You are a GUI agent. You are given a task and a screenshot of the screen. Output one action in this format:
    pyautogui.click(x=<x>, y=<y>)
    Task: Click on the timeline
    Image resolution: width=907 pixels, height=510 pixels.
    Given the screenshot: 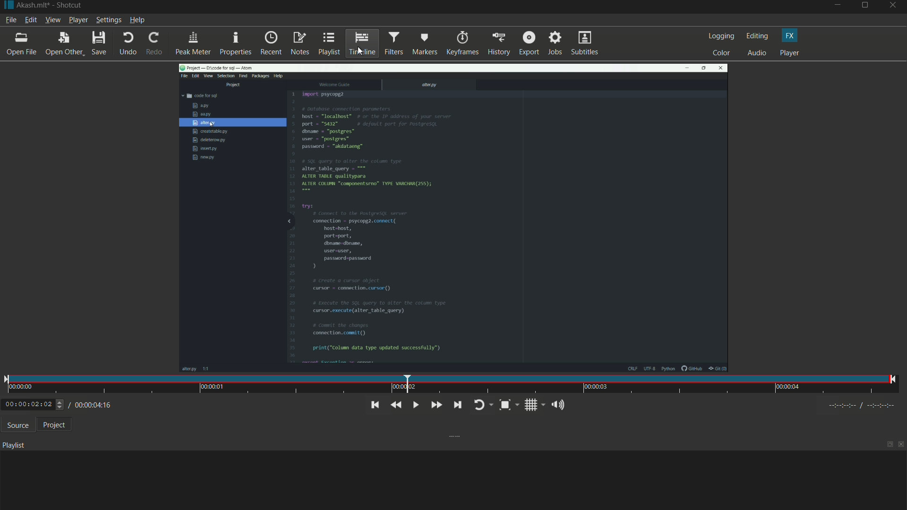 What is the action you would take?
    pyautogui.click(x=362, y=42)
    